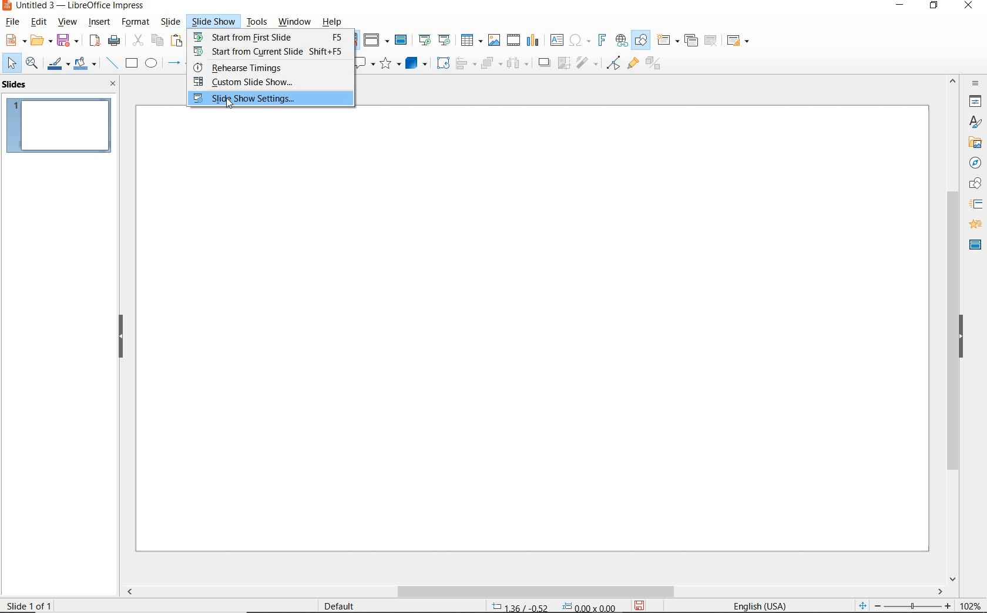 The image size is (987, 613). I want to click on ELLIPSE, so click(152, 63).